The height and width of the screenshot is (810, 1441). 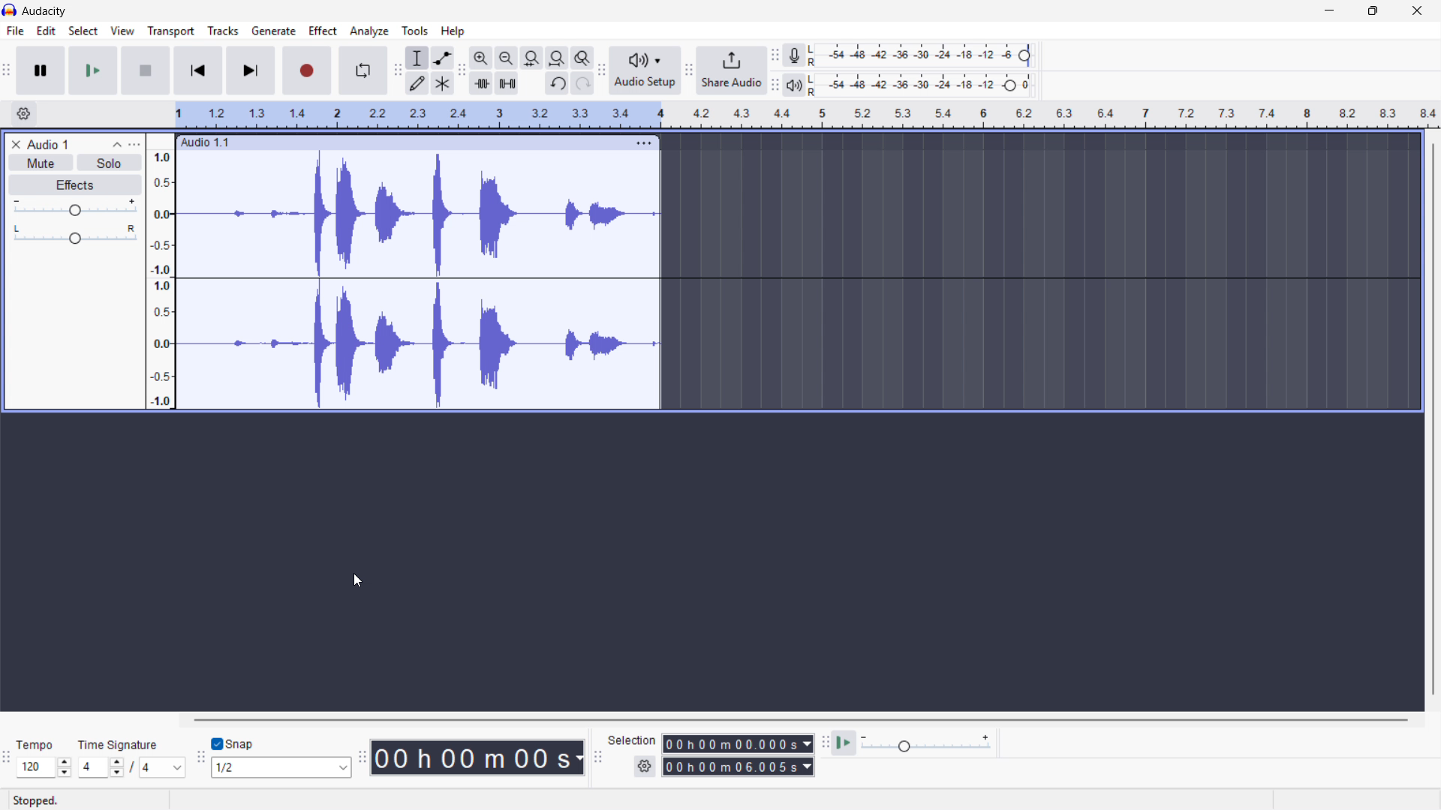 I want to click on undo, so click(x=557, y=84).